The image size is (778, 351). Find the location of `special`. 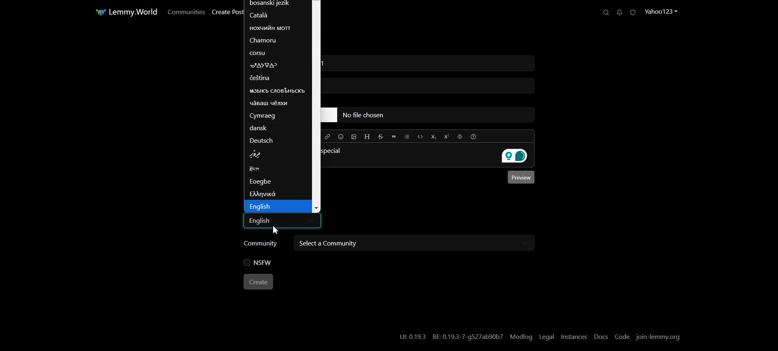

special is located at coordinates (342, 151).